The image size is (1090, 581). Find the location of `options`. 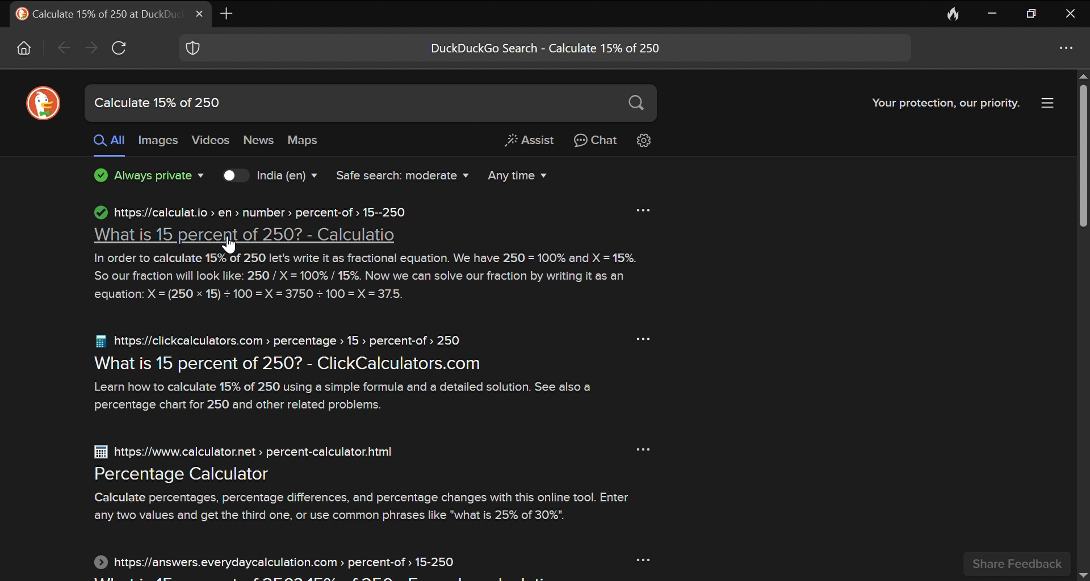

options is located at coordinates (1064, 50).